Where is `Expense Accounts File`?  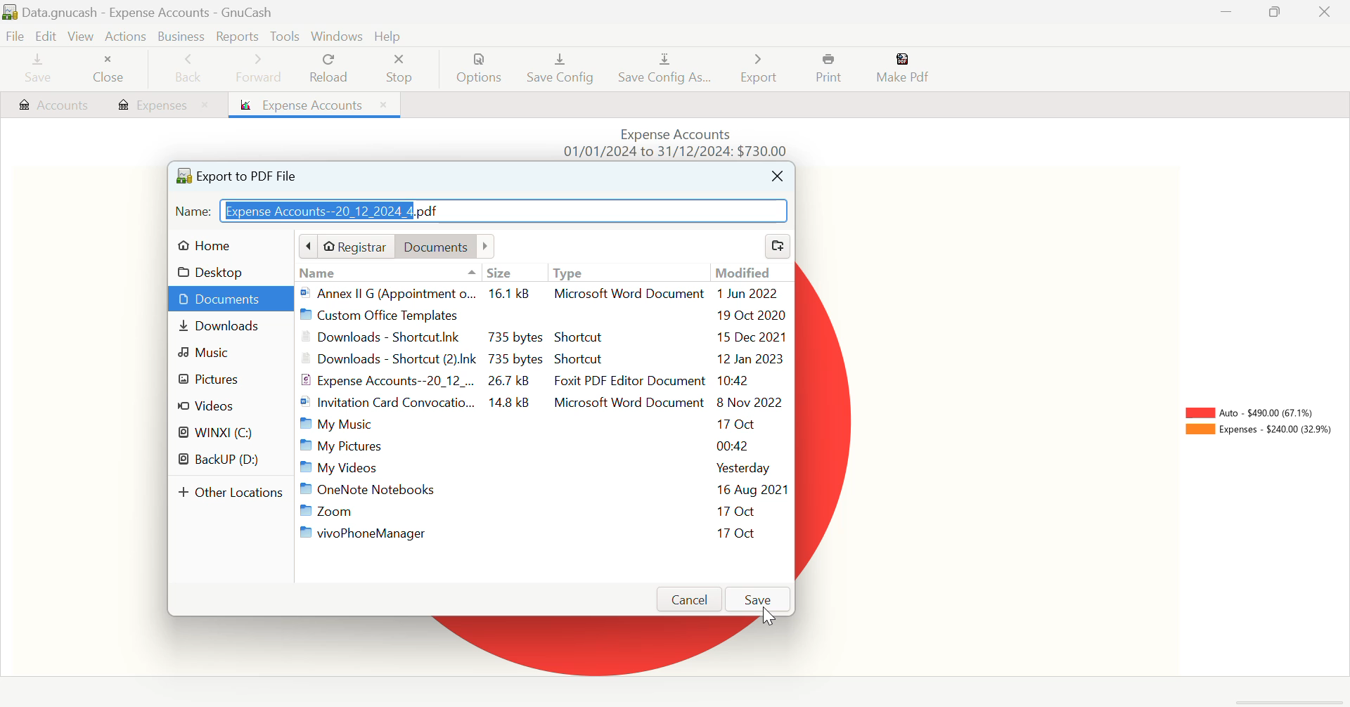
Expense Accounts File is located at coordinates (545, 381).